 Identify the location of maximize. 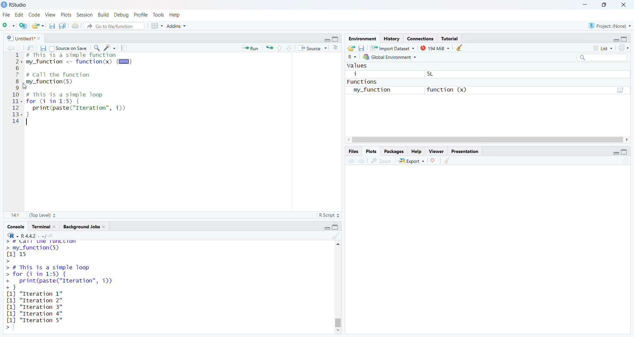
(604, 4).